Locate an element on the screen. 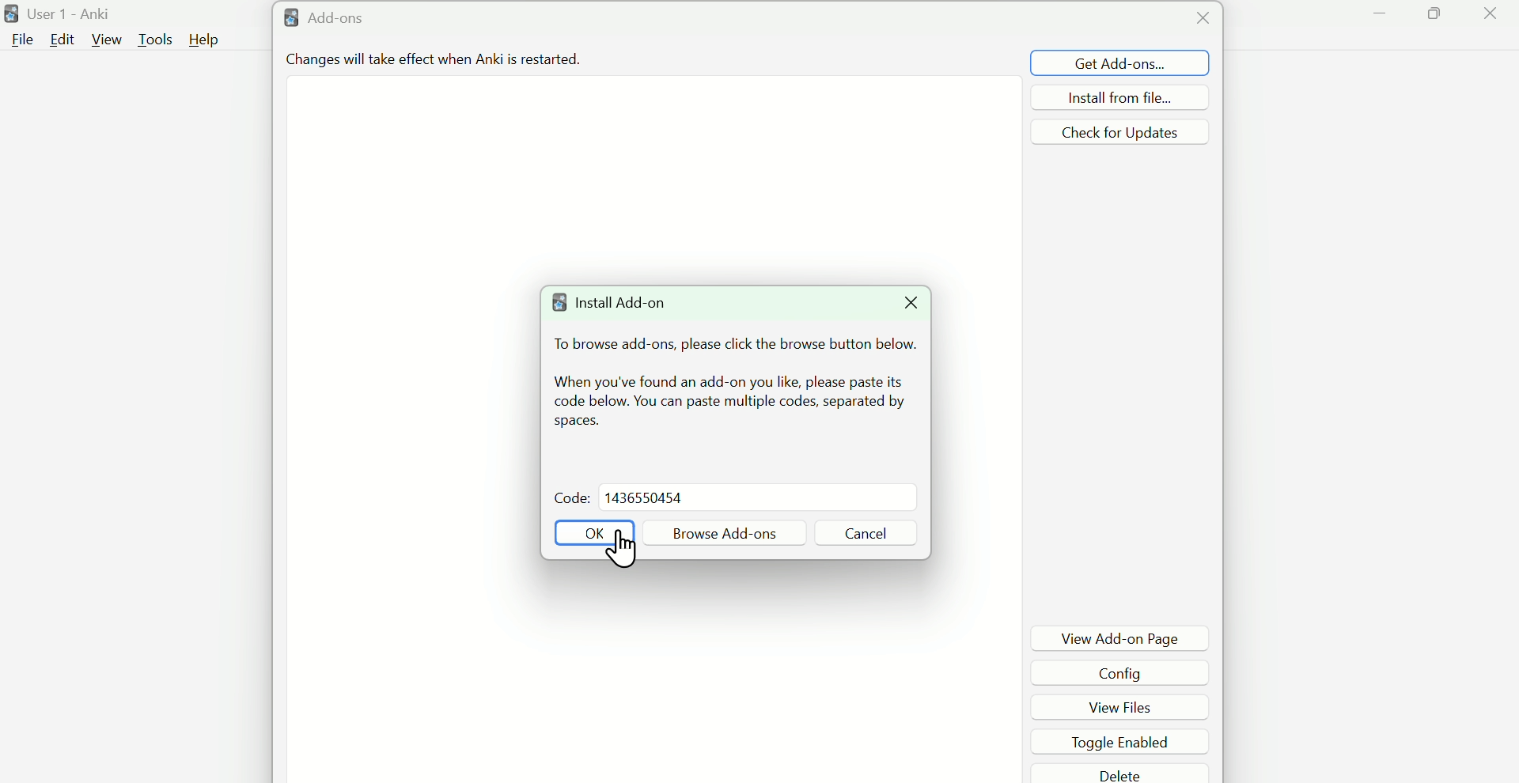 Image resolution: width=1519 pixels, height=783 pixels. Delete is located at coordinates (1124, 773).